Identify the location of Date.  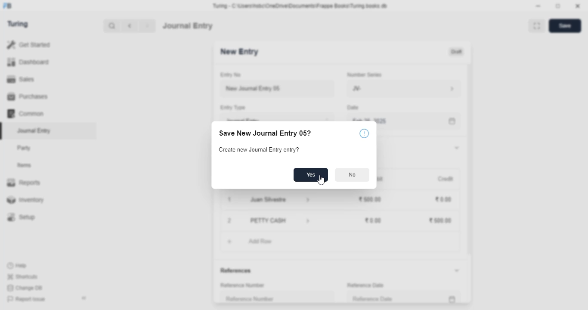
(353, 108).